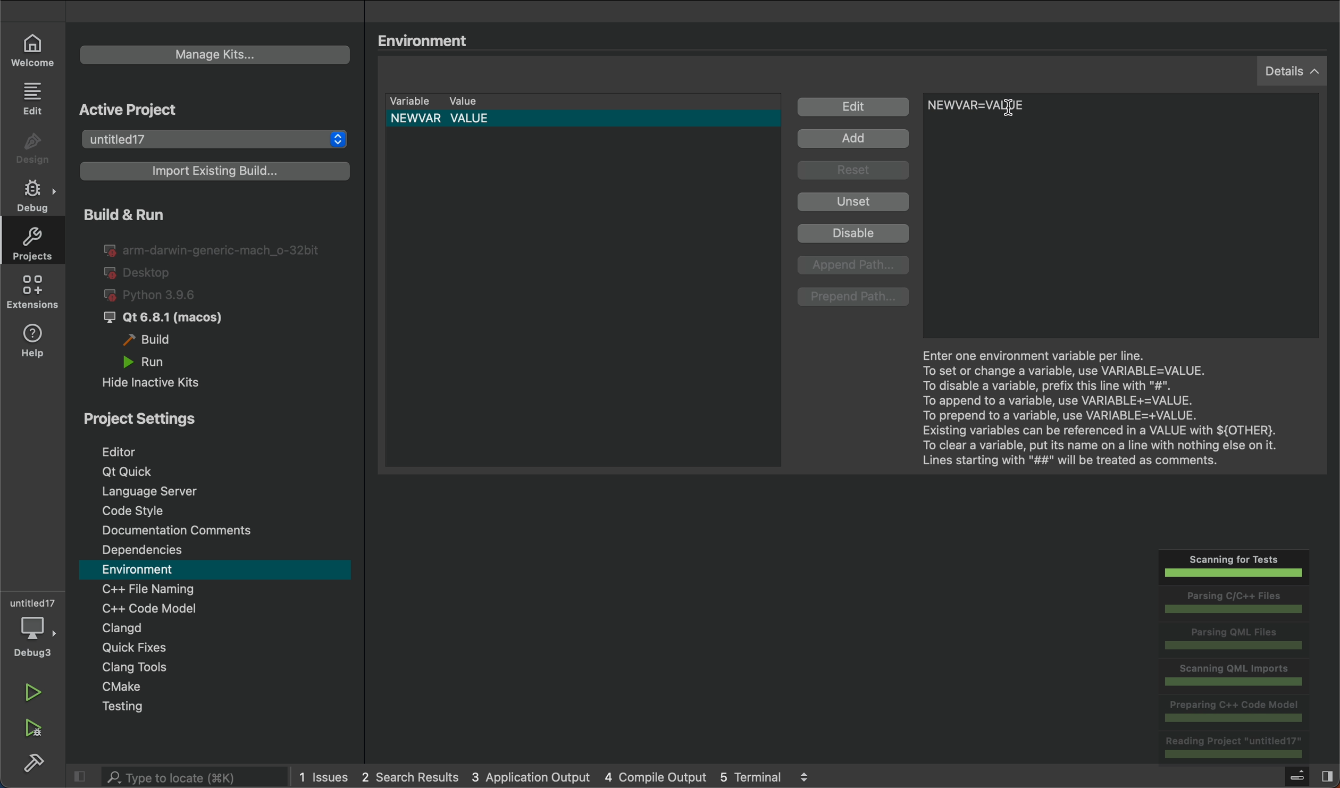 The image size is (1340, 788). I want to click on edit, so click(36, 97).